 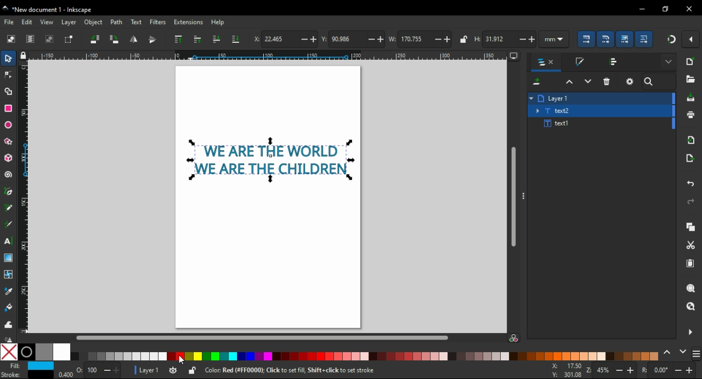 I want to click on select all, so click(x=31, y=39).